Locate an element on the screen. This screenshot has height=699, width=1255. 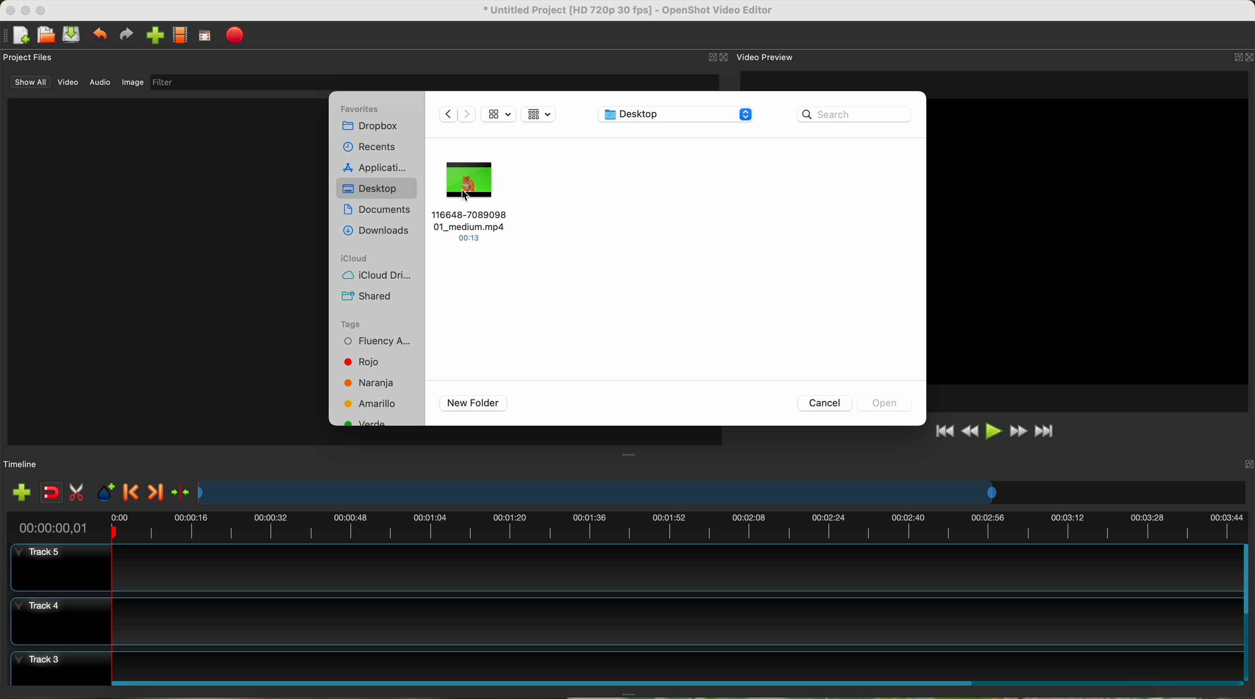
track 5 is located at coordinates (628, 568).